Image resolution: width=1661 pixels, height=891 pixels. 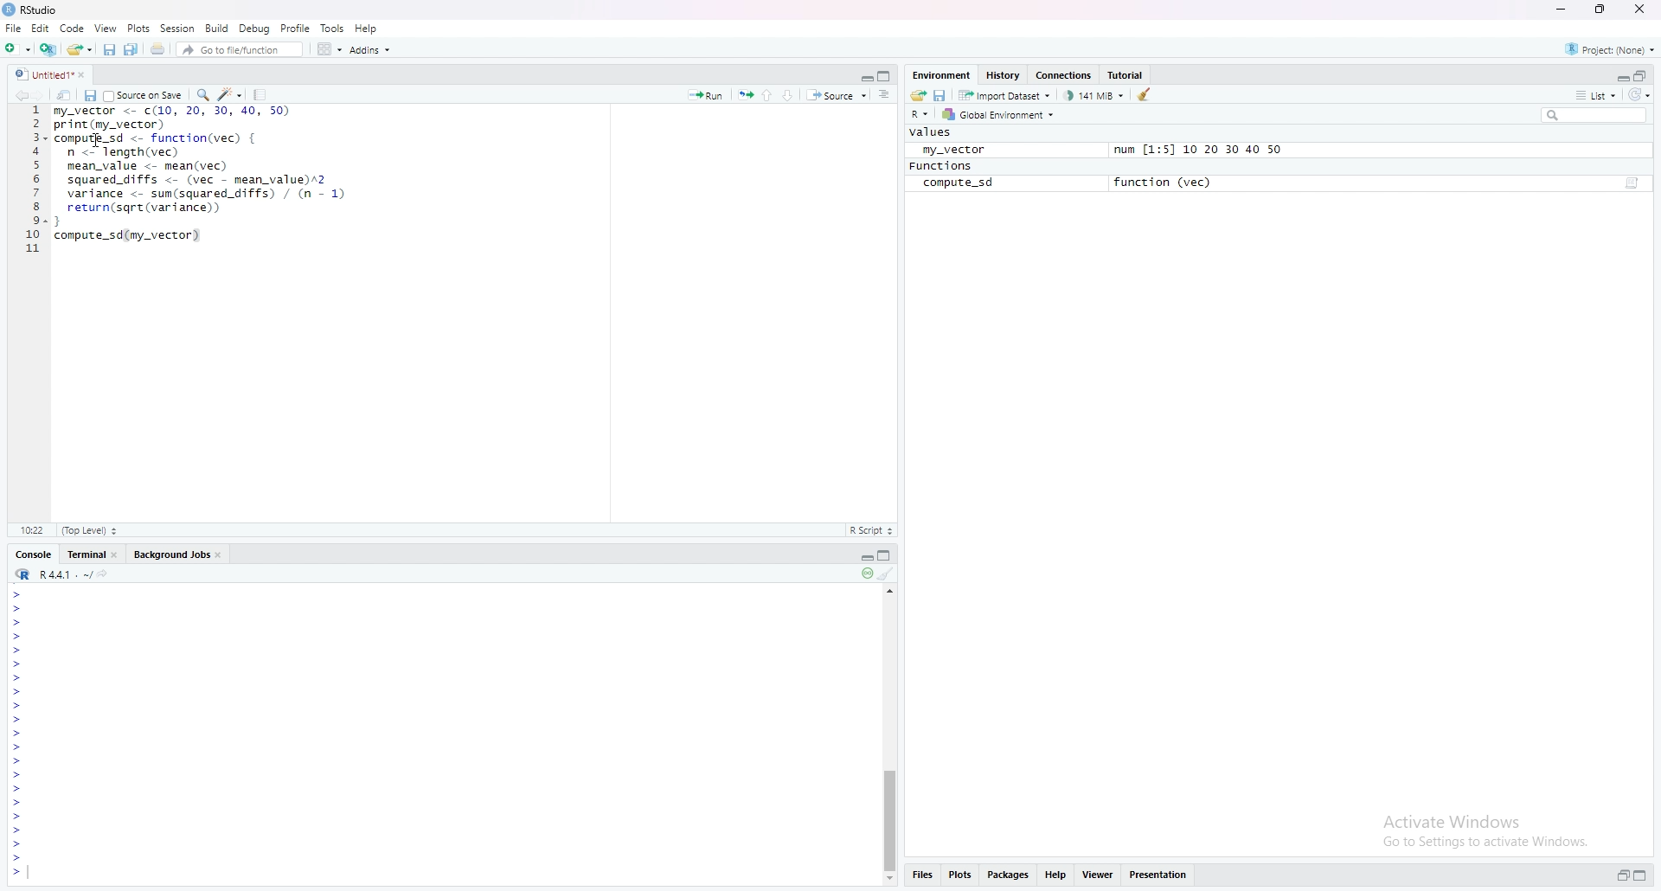 What do you see at coordinates (863, 556) in the screenshot?
I see `Minimize` at bounding box center [863, 556].